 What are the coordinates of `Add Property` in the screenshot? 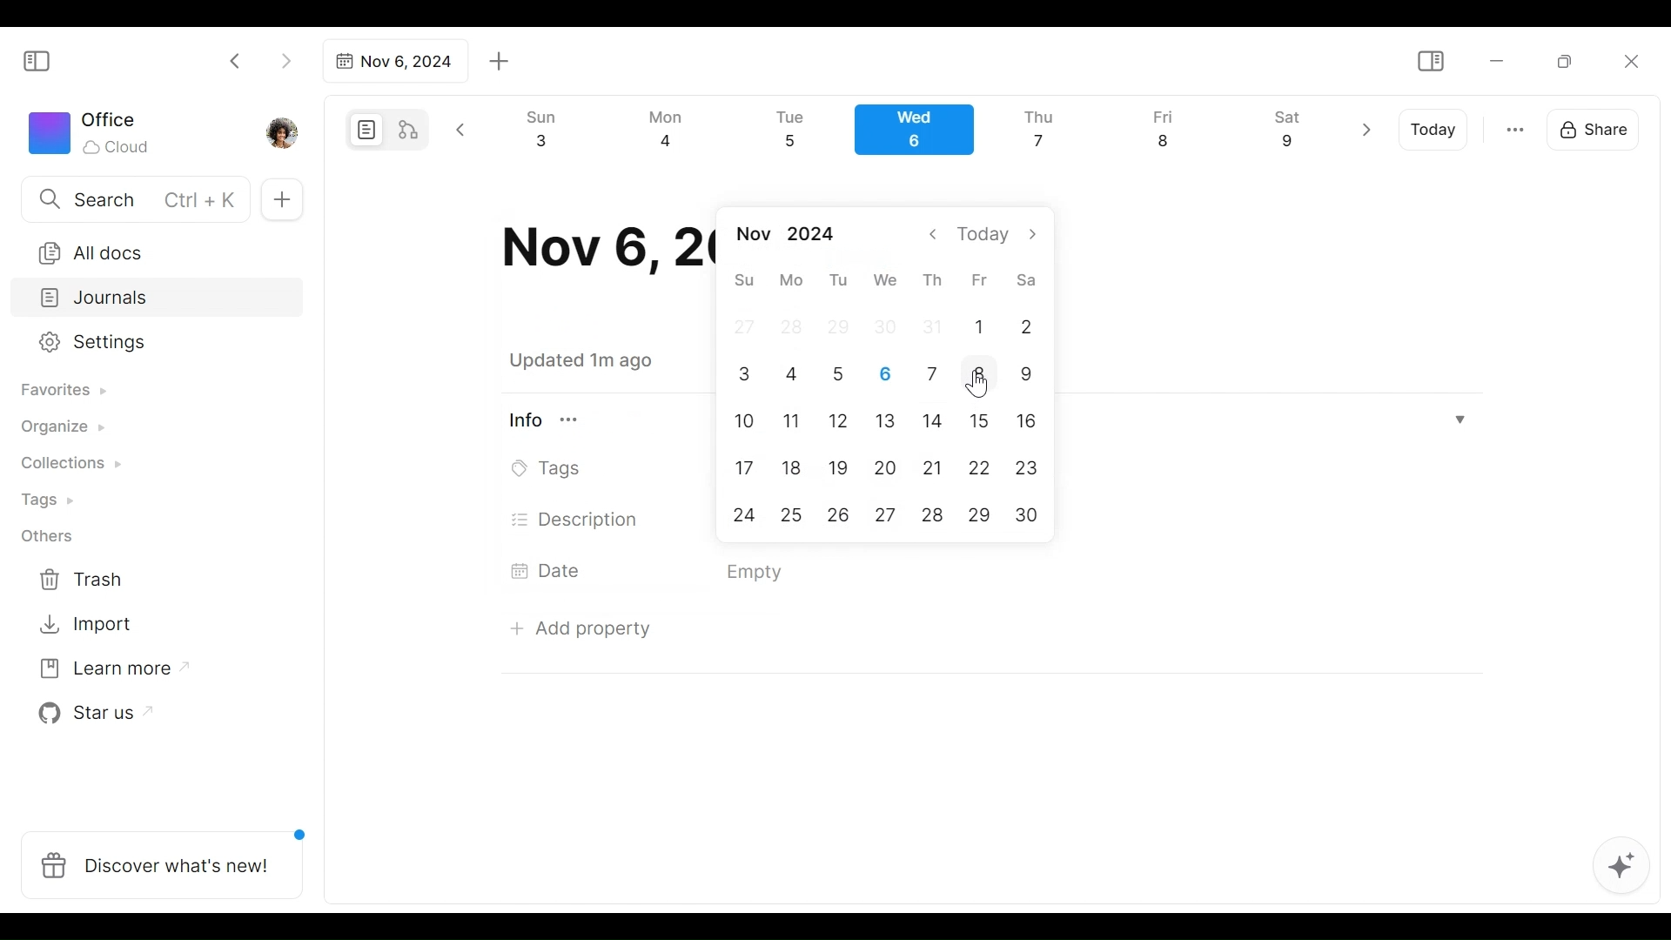 It's located at (580, 624).